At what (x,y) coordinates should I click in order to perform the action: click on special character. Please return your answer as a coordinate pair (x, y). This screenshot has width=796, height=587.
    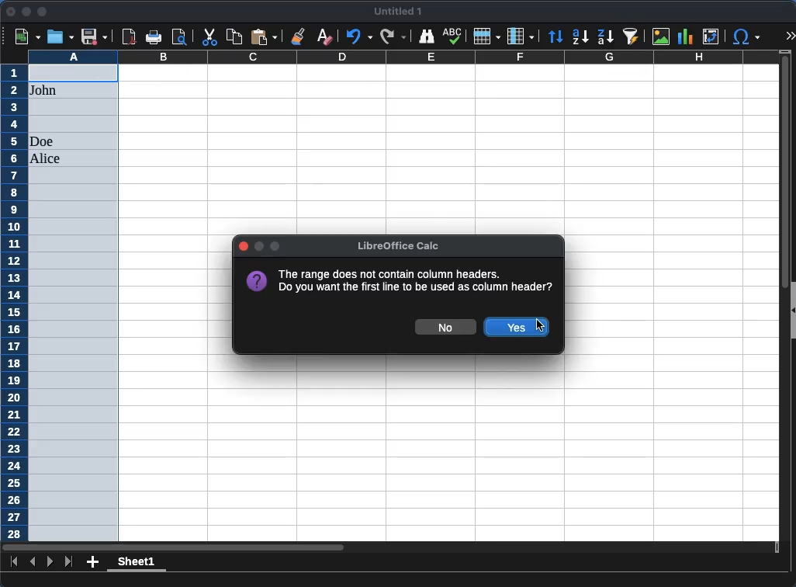
    Looking at the image, I should click on (746, 38).